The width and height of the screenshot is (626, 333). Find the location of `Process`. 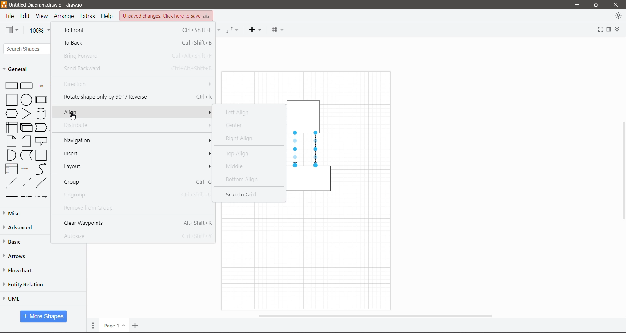

Process is located at coordinates (41, 99).